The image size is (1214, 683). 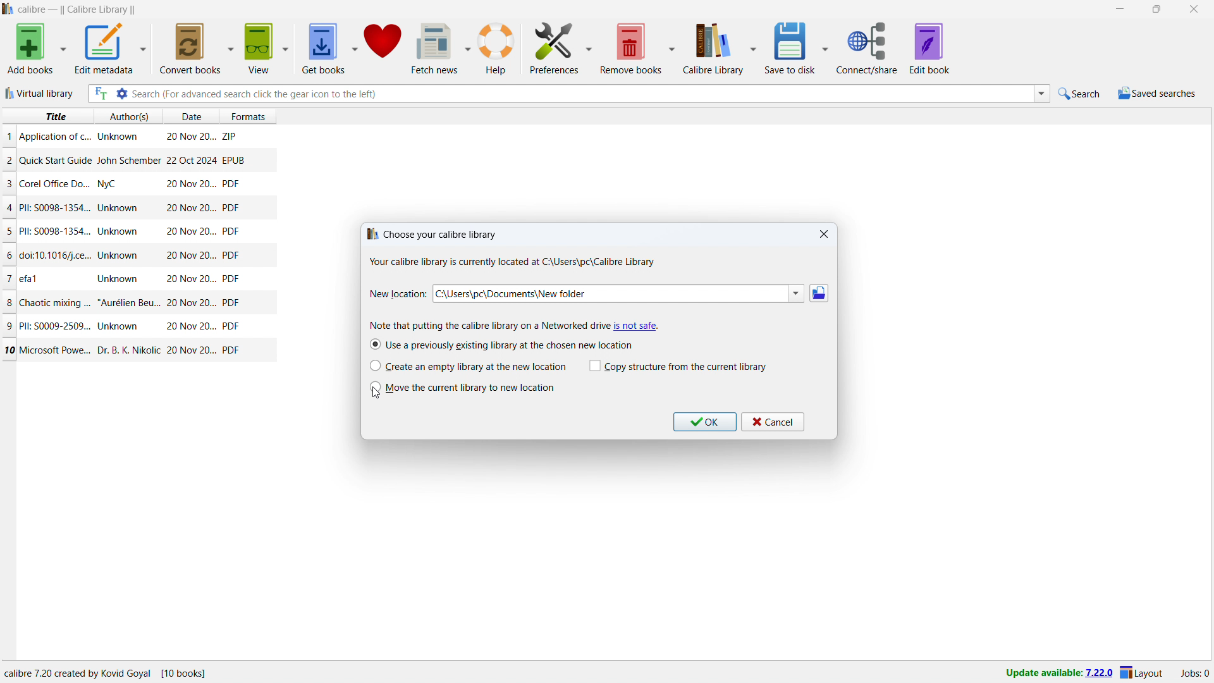 What do you see at coordinates (826, 46) in the screenshot?
I see `save to disk options` at bounding box center [826, 46].